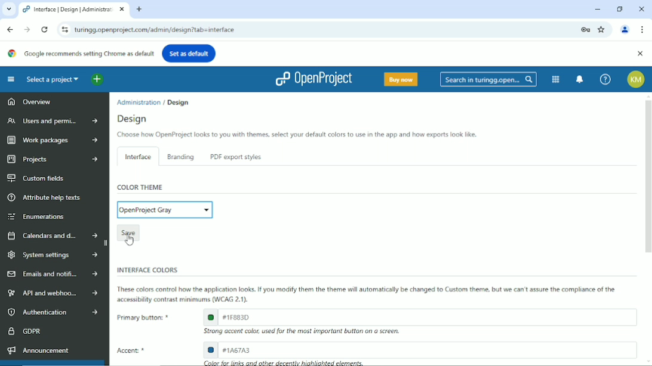 The height and width of the screenshot is (366, 652). What do you see at coordinates (420, 349) in the screenshot?
I see `accent` at bounding box center [420, 349].